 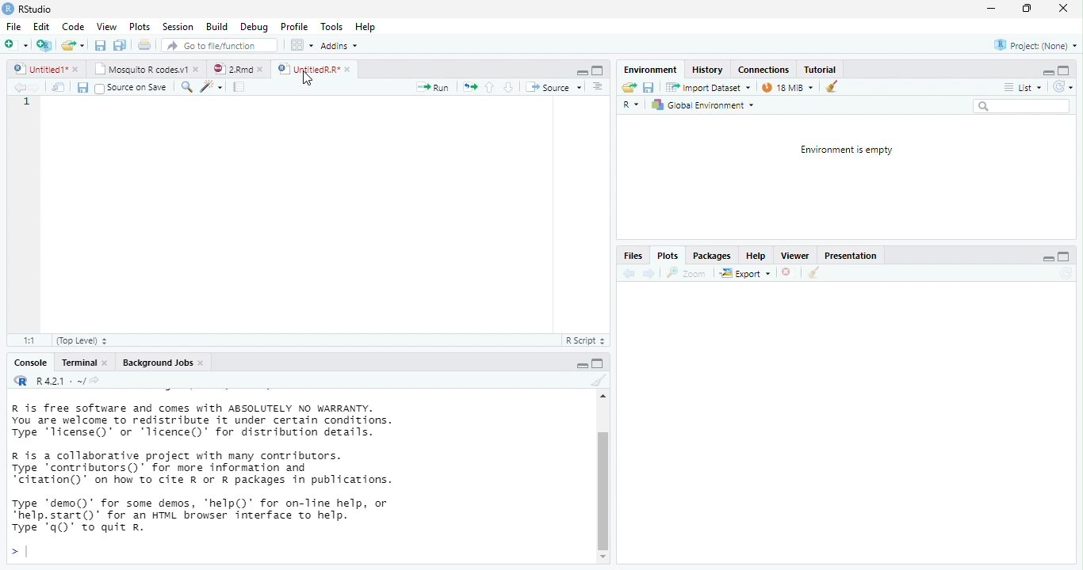 What do you see at coordinates (78, 341) in the screenshot?
I see `(Top Level)` at bounding box center [78, 341].